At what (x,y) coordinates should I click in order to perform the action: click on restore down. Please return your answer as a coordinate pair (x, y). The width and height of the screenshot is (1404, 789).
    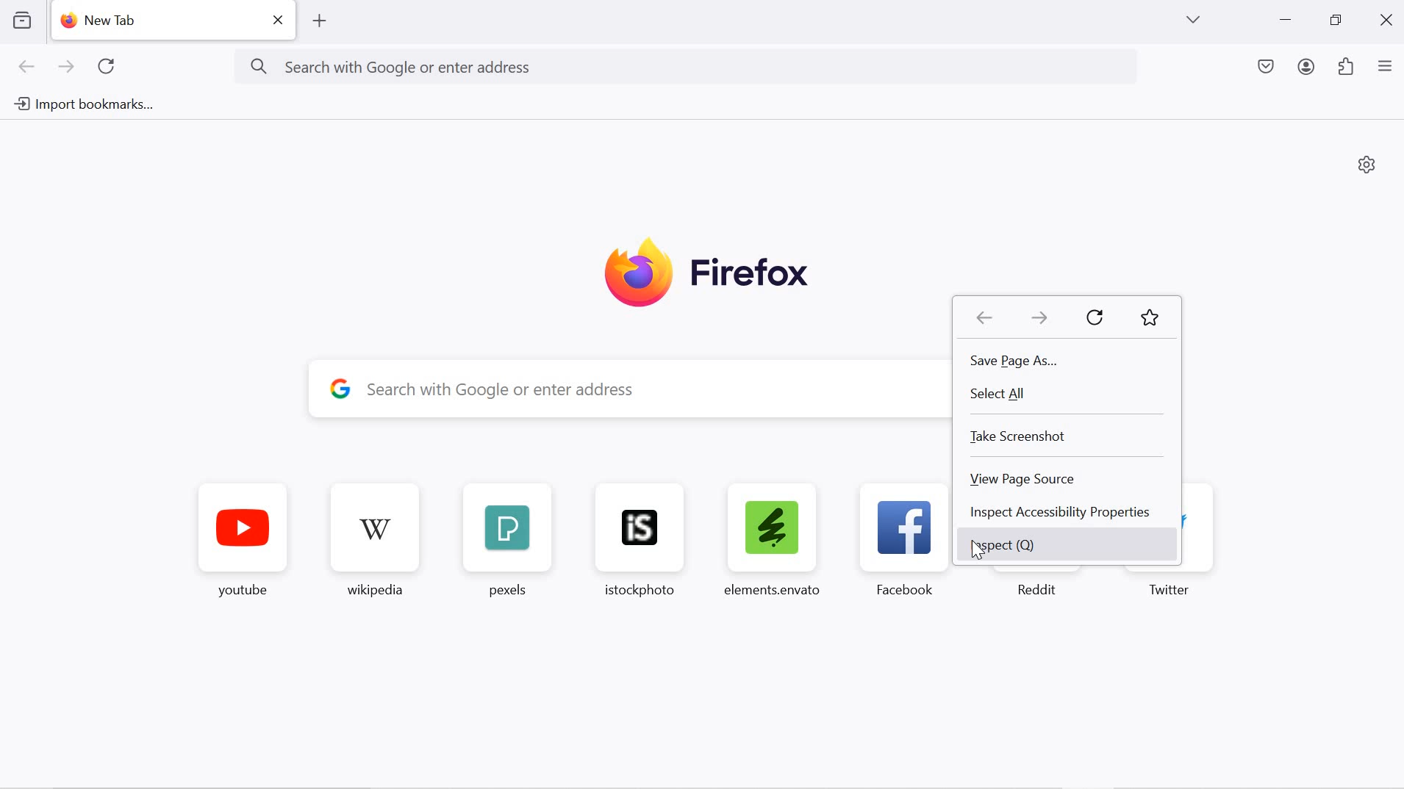
    Looking at the image, I should click on (1338, 21).